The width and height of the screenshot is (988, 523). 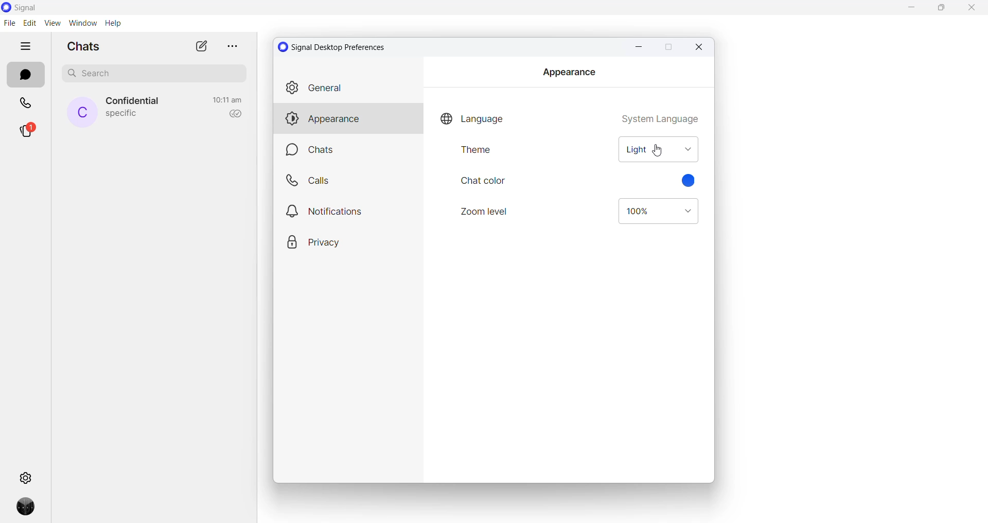 What do you see at coordinates (700, 47) in the screenshot?
I see `close` at bounding box center [700, 47].